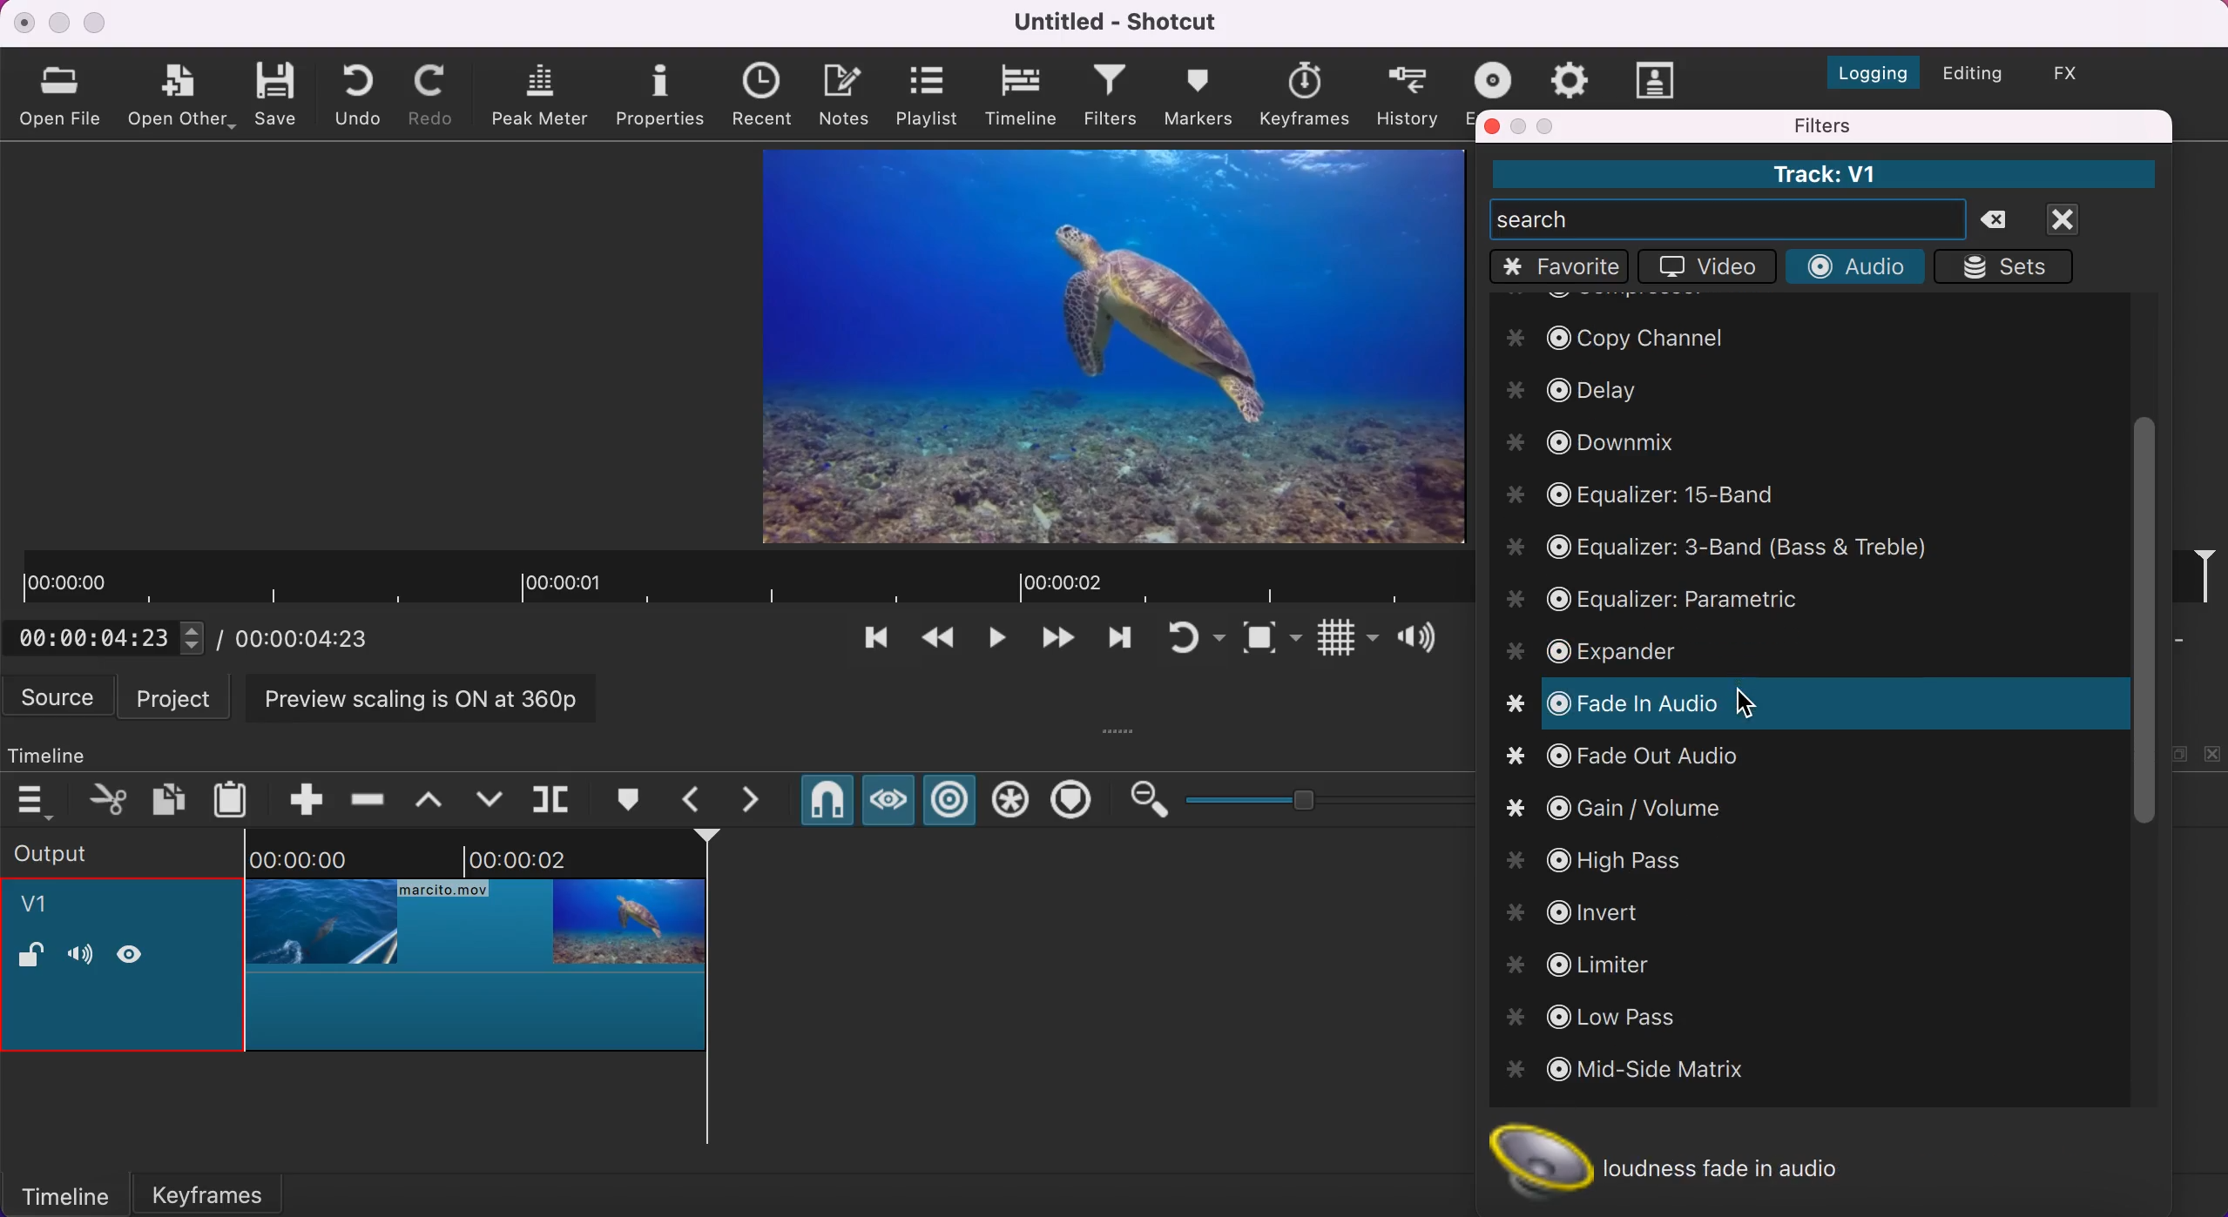 Image resolution: width=2228 pixels, height=1217 pixels. Describe the element at coordinates (1198, 95) in the screenshot. I see `markers` at that location.